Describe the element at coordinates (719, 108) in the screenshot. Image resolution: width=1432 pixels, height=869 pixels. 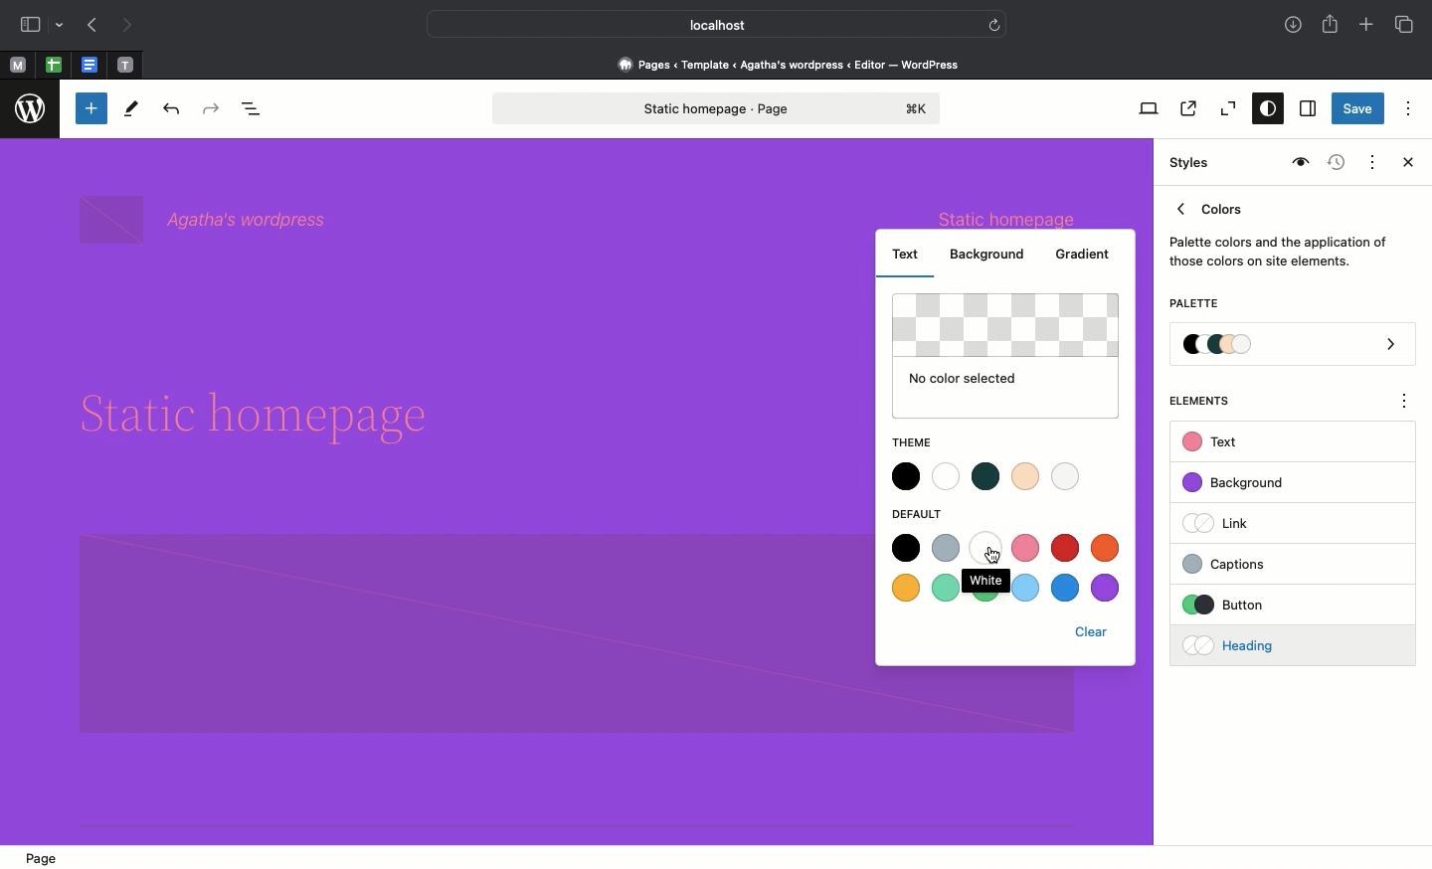
I see `Static homepage` at that location.